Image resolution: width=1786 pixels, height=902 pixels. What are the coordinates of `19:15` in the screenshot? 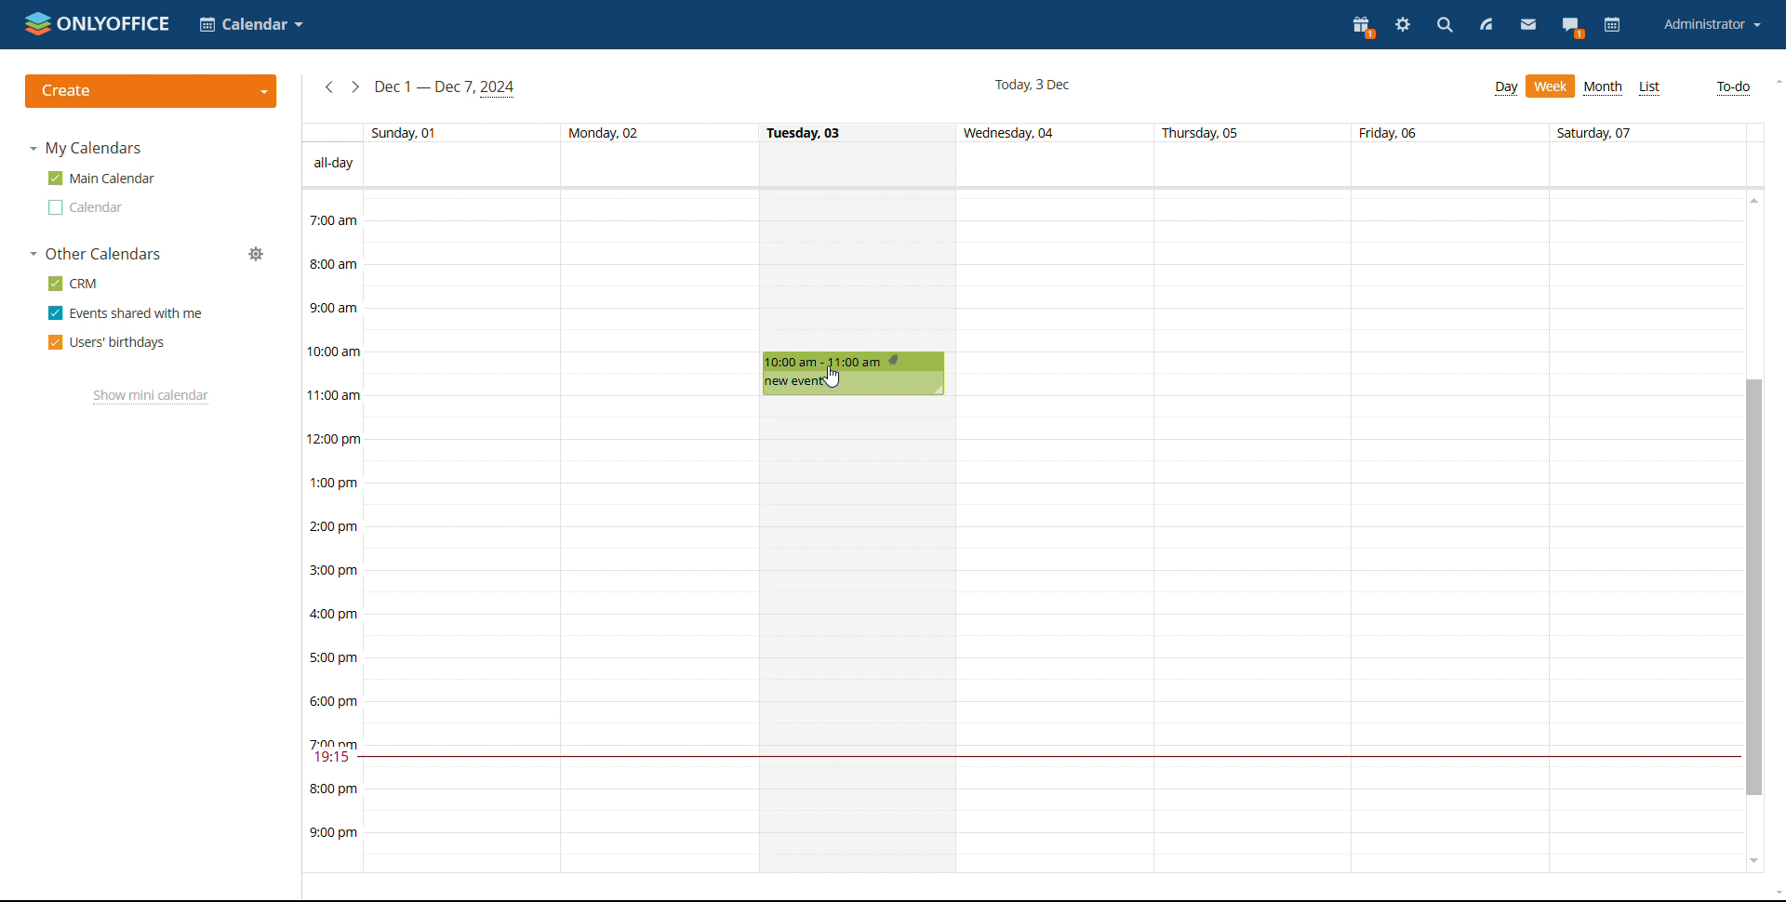 It's located at (334, 759).